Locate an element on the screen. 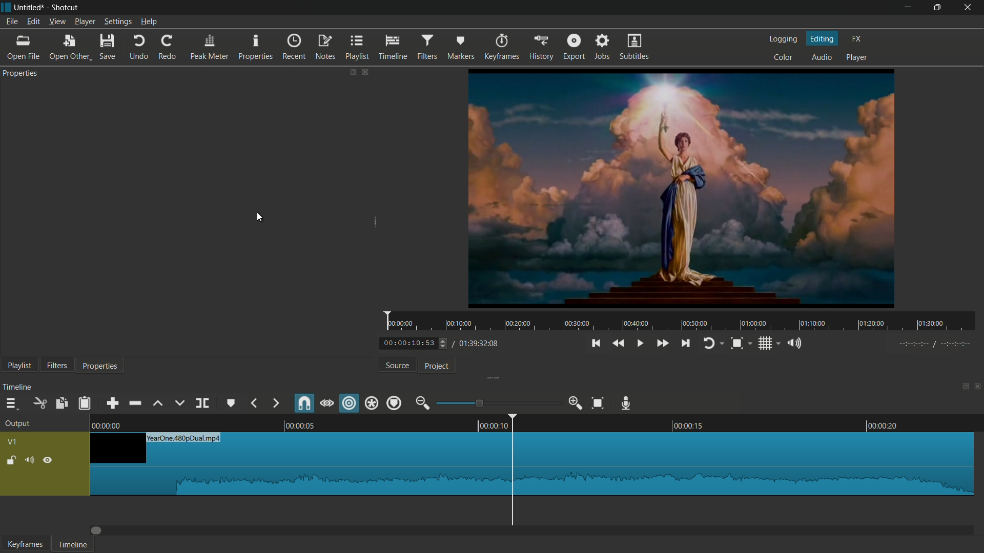  toggle grid is located at coordinates (770, 343).